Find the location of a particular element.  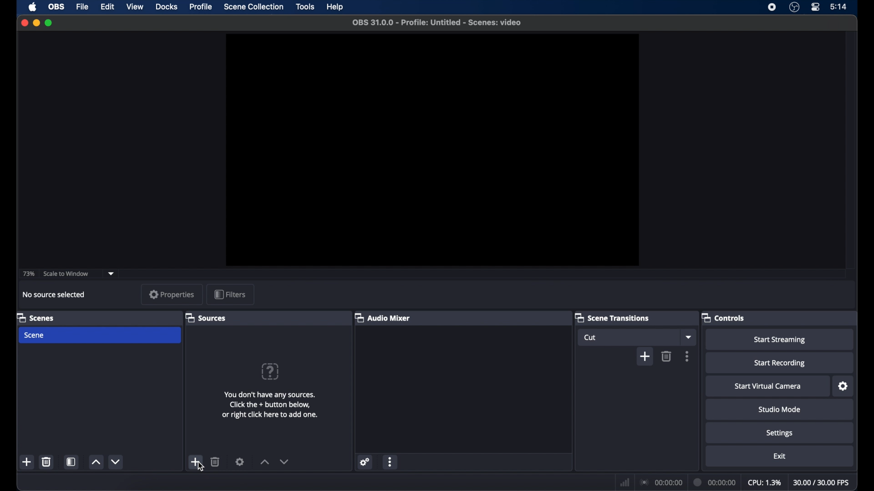

properties is located at coordinates (173, 295).